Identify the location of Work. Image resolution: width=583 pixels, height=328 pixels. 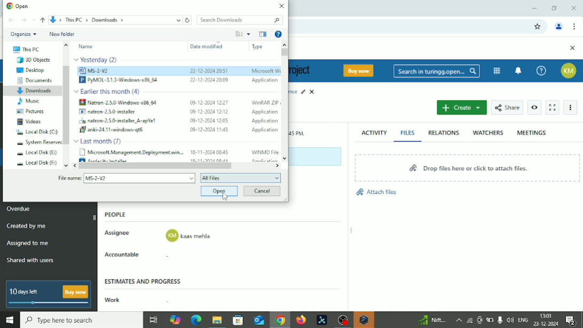
(111, 300).